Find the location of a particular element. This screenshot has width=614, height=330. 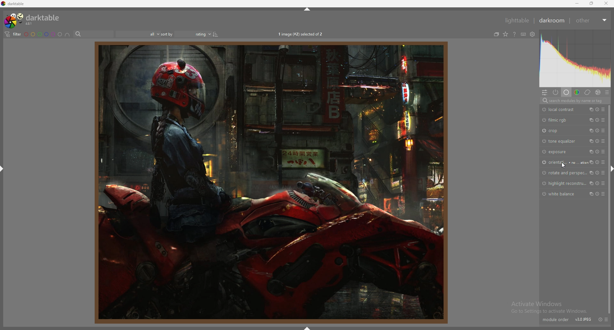

hide is located at coordinates (4, 170).